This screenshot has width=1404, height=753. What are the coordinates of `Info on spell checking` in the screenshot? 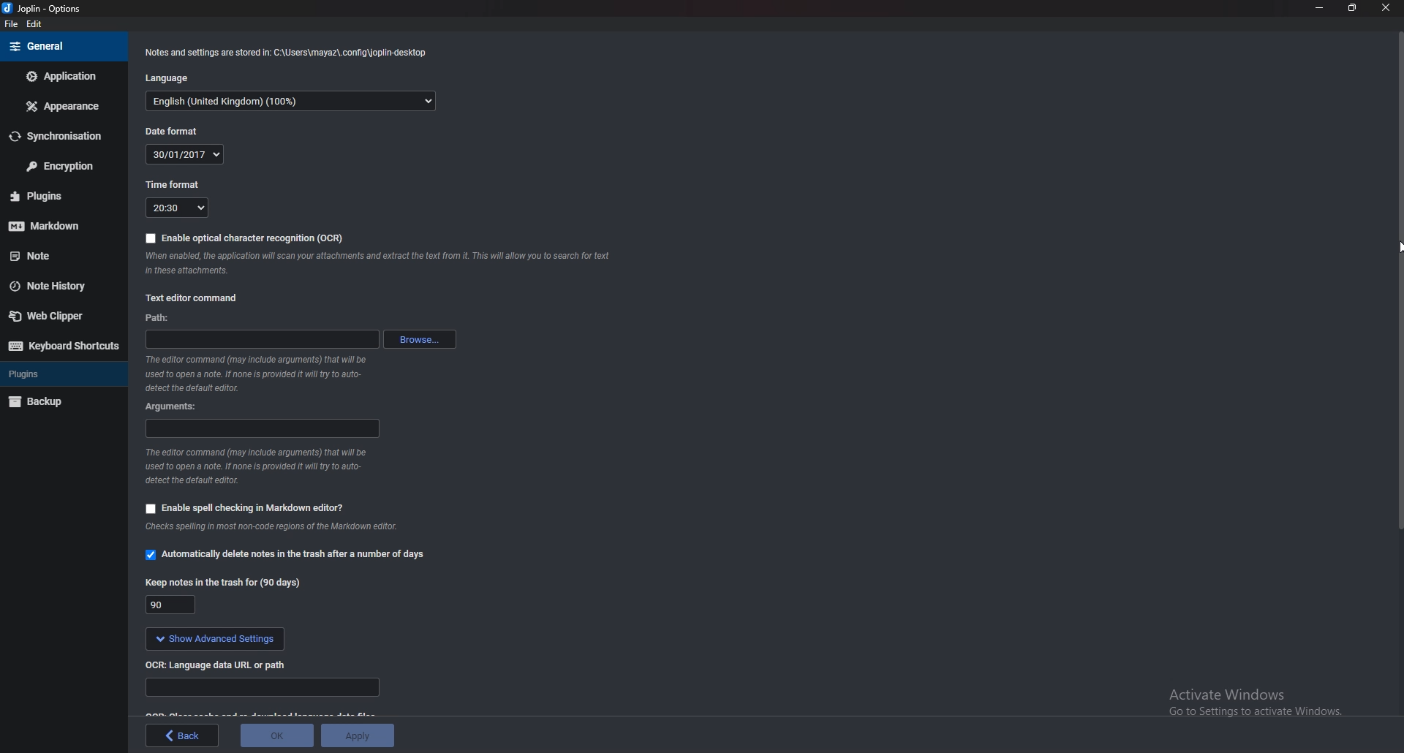 It's located at (277, 528).